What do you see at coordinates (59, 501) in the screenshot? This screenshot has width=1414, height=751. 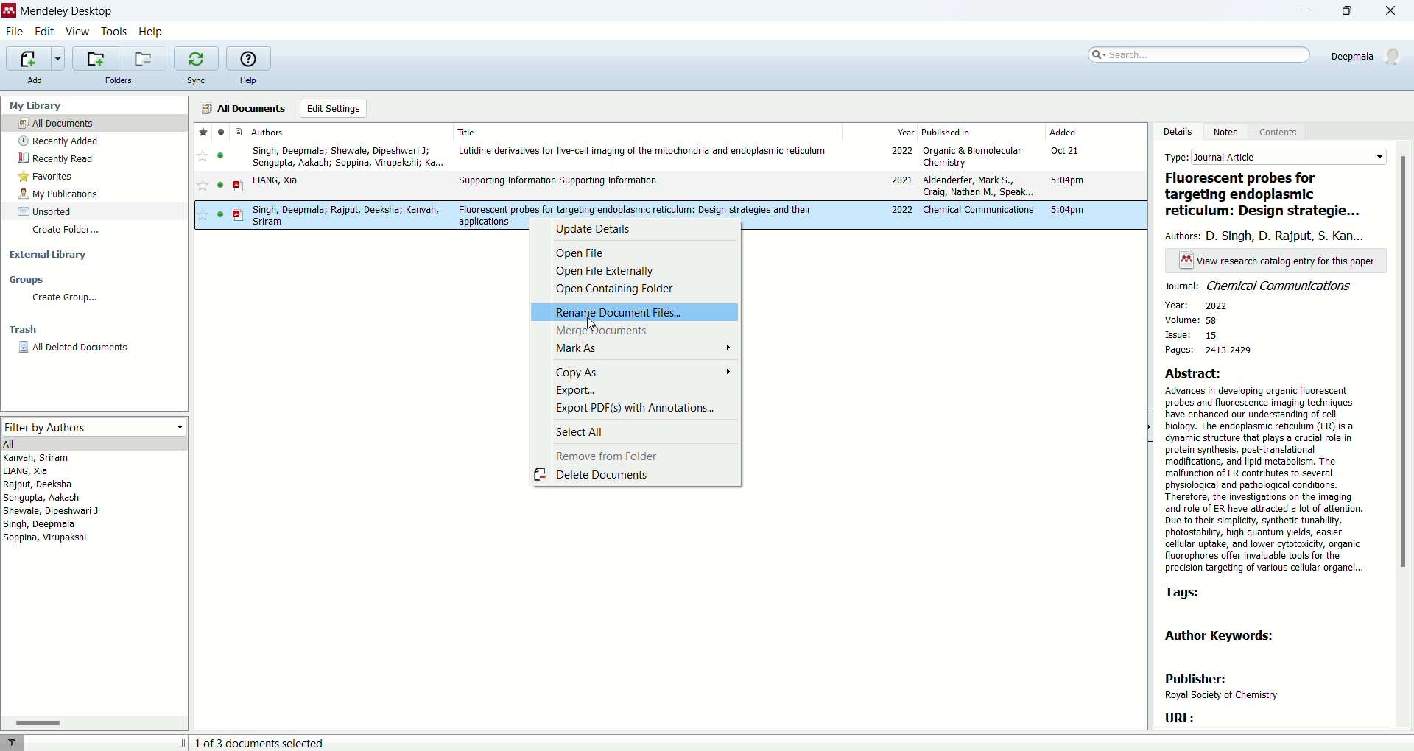 I see `authors` at bounding box center [59, 501].